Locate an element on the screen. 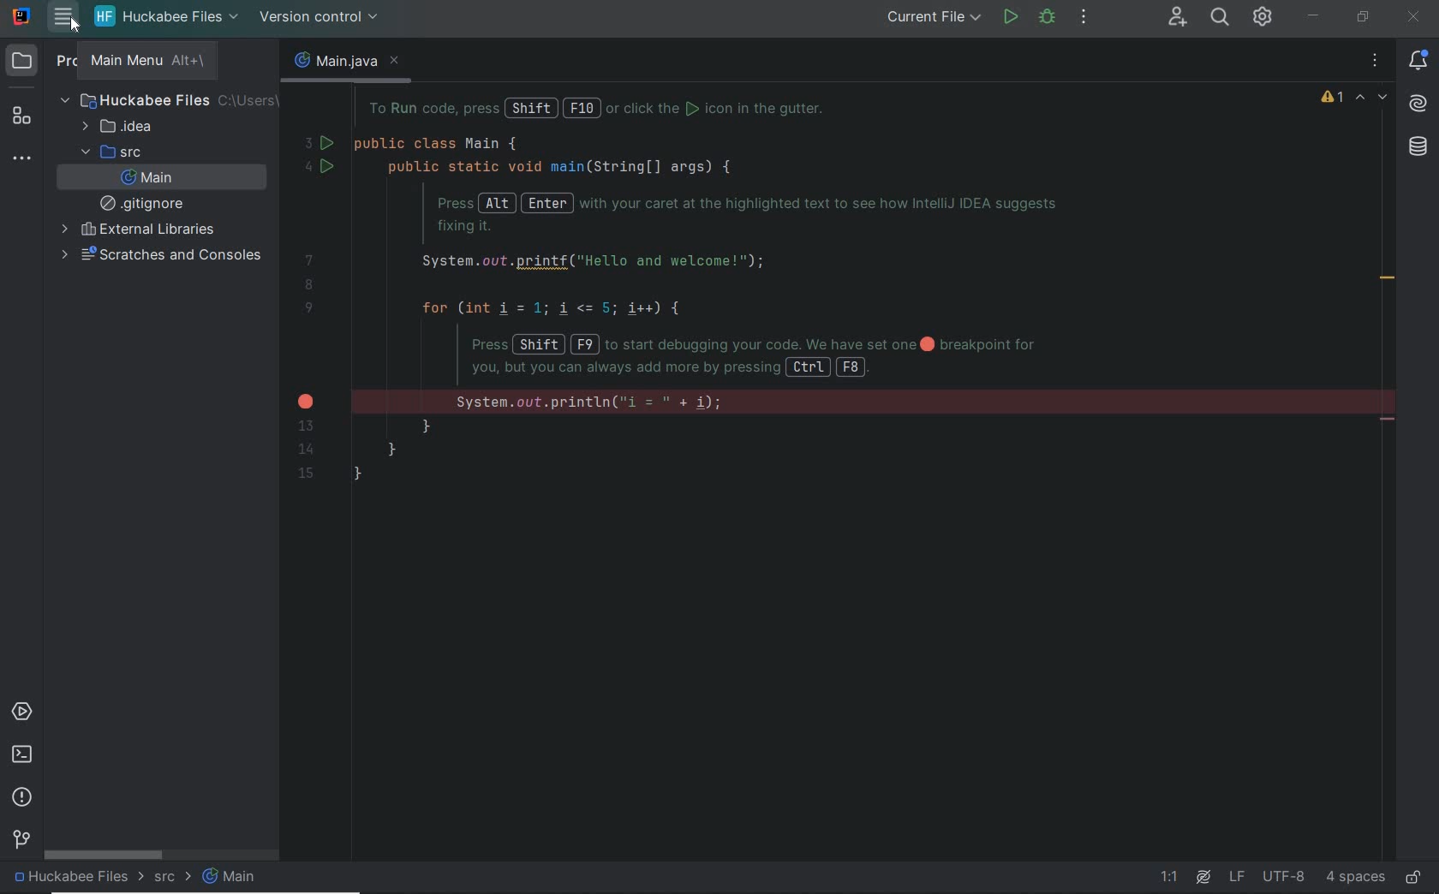 This screenshot has height=894, width=1439. debug is located at coordinates (1048, 19).